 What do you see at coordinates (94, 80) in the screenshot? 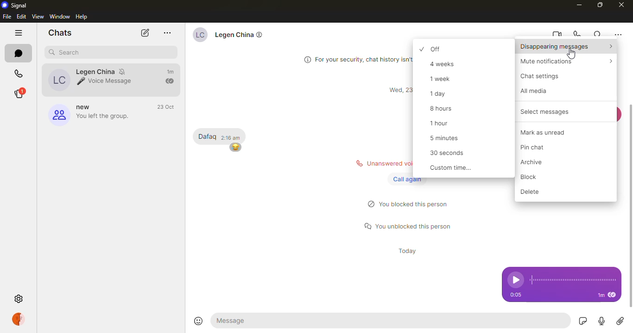
I see `contact` at bounding box center [94, 80].